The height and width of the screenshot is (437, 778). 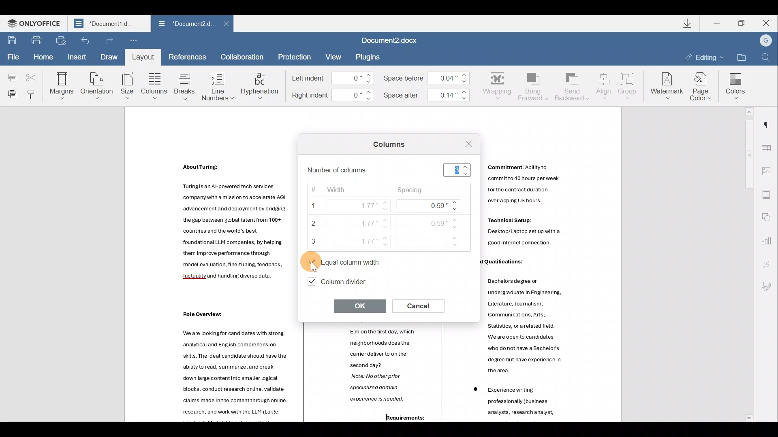 What do you see at coordinates (688, 24) in the screenshot?
I see `Downloads` at bounding box center [688, 24].